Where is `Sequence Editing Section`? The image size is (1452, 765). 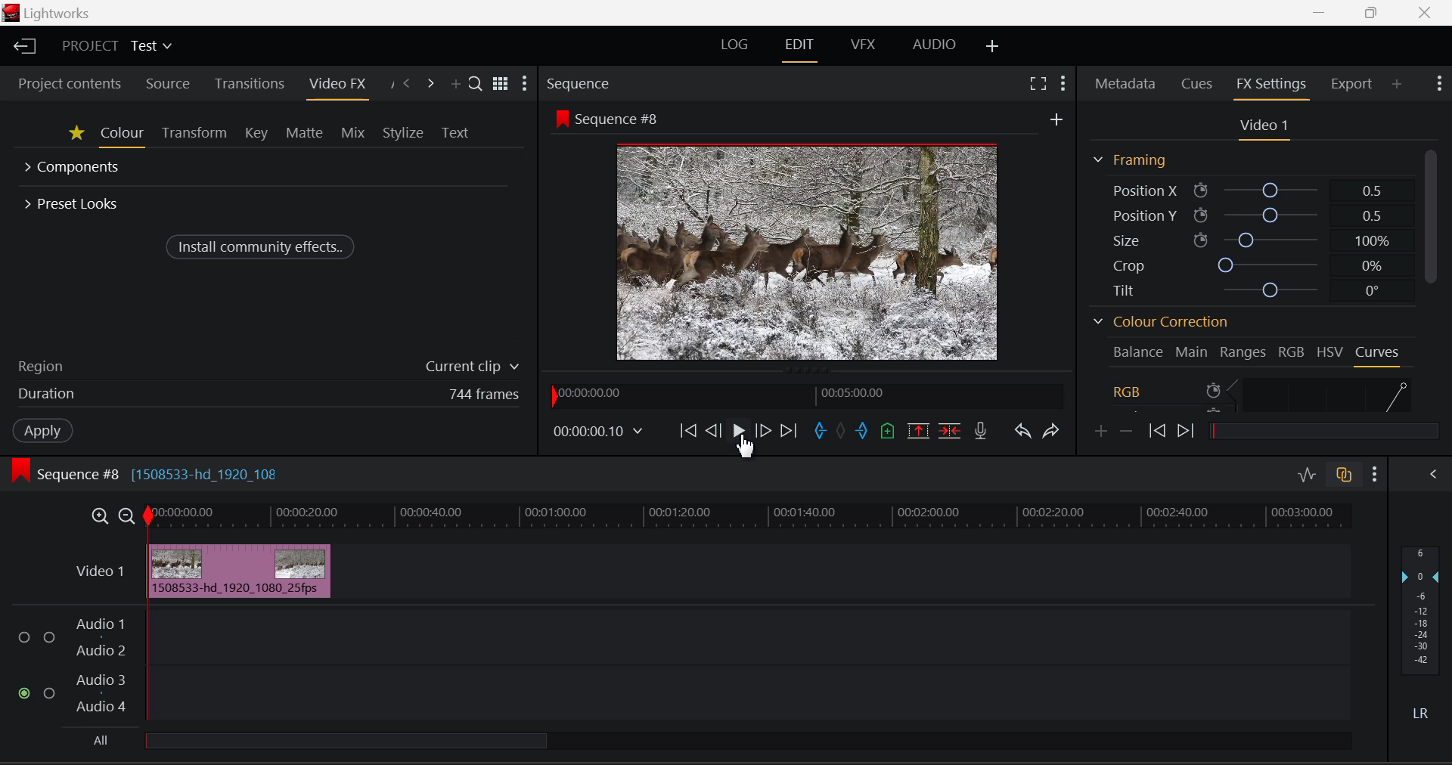 Sequence Editing Section is located at coordinates (148, 474).